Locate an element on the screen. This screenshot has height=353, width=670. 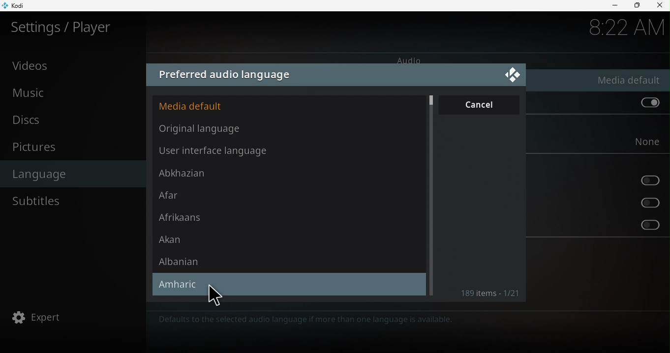
Prefer subtitles for the hearing impaired is located at coordinates (641, 225).